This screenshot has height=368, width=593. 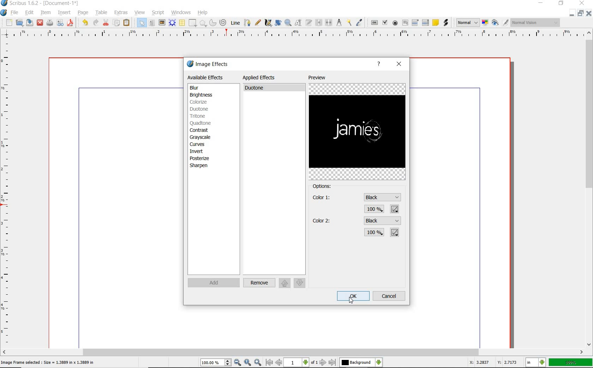 I want to click on edit contents of frame, so click(x=298, y=23).